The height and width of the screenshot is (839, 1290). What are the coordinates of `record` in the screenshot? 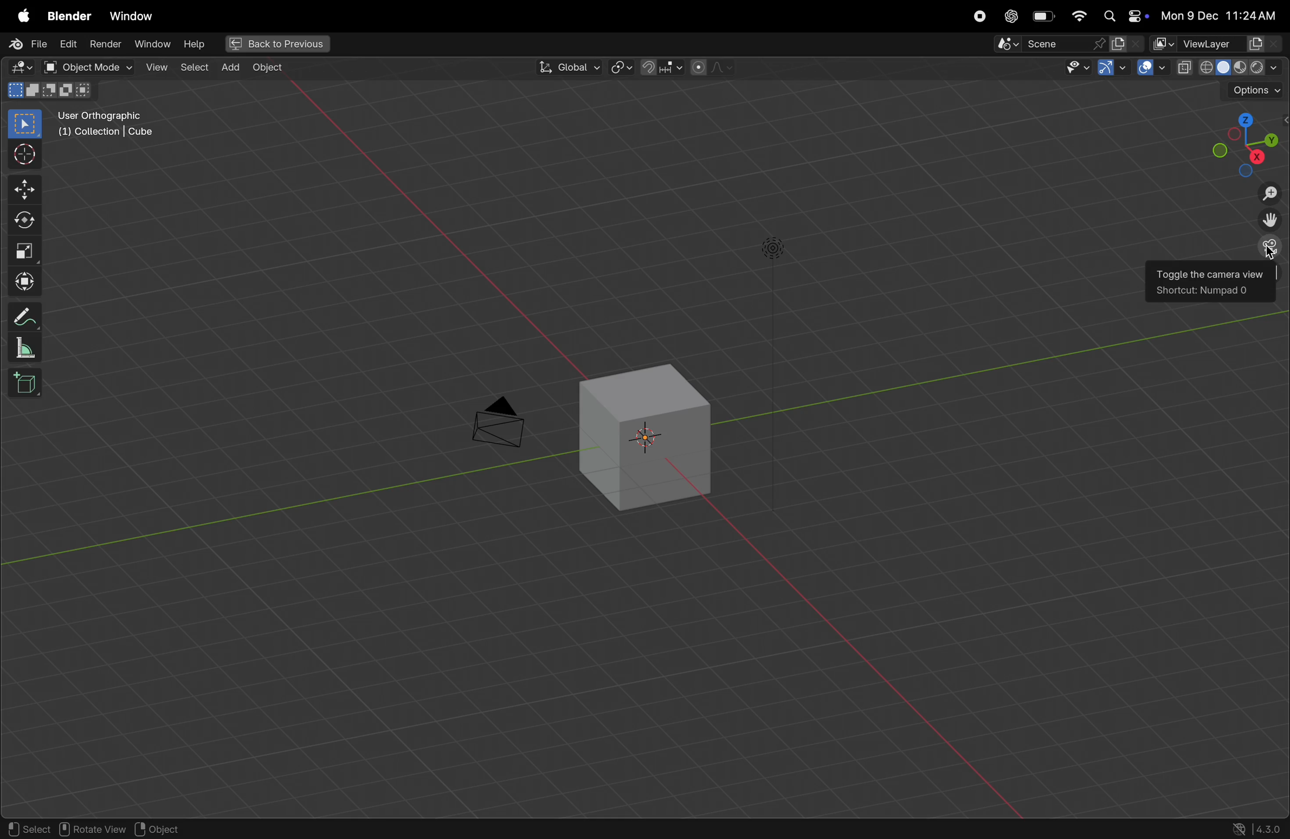 It's located at (976, 16).